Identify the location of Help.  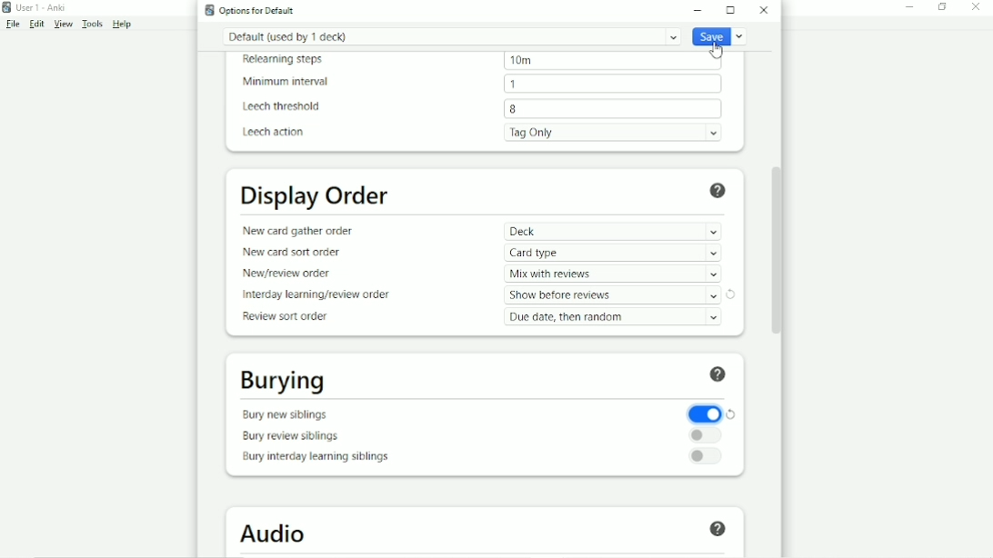
(122, 25).